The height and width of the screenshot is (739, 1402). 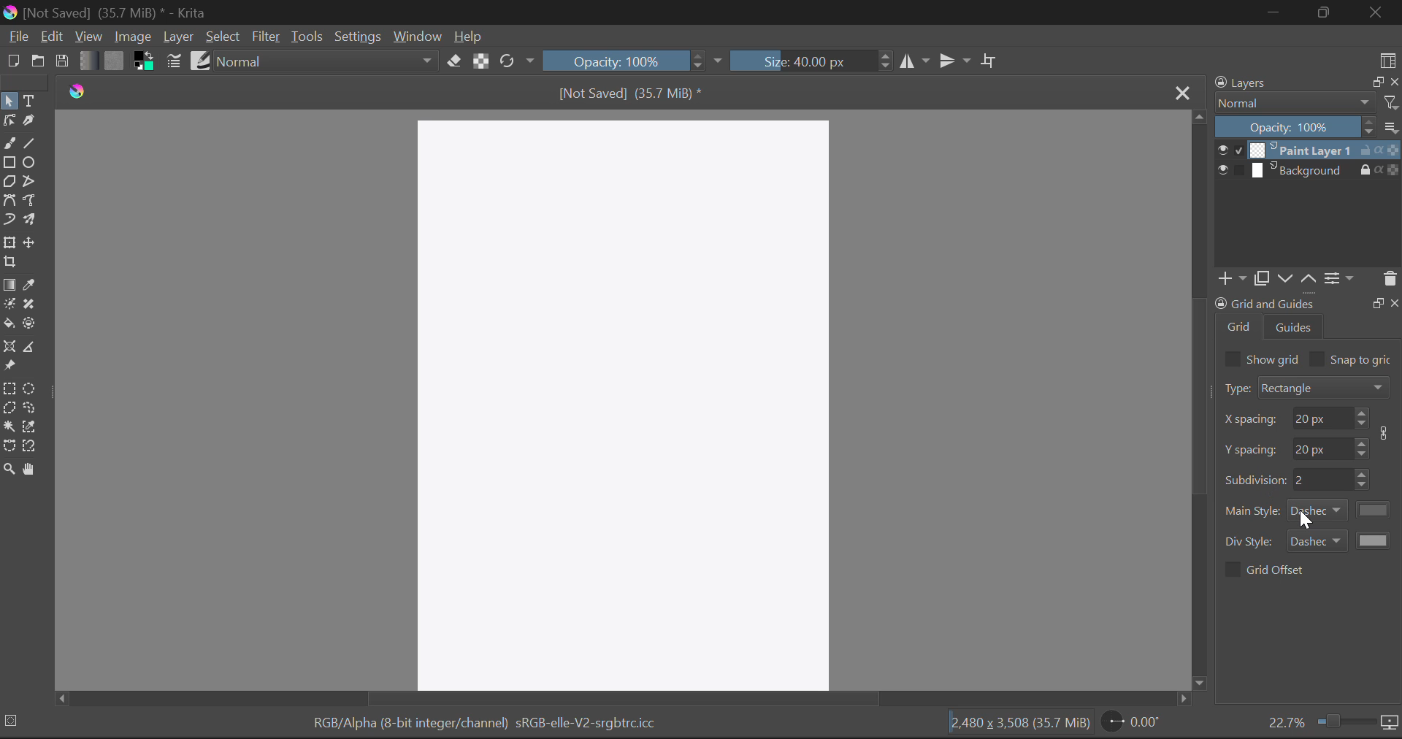 What do you see at coordinates (1236, 388) in the screenshot?
I see `type` at bounding box center [1236, 388].